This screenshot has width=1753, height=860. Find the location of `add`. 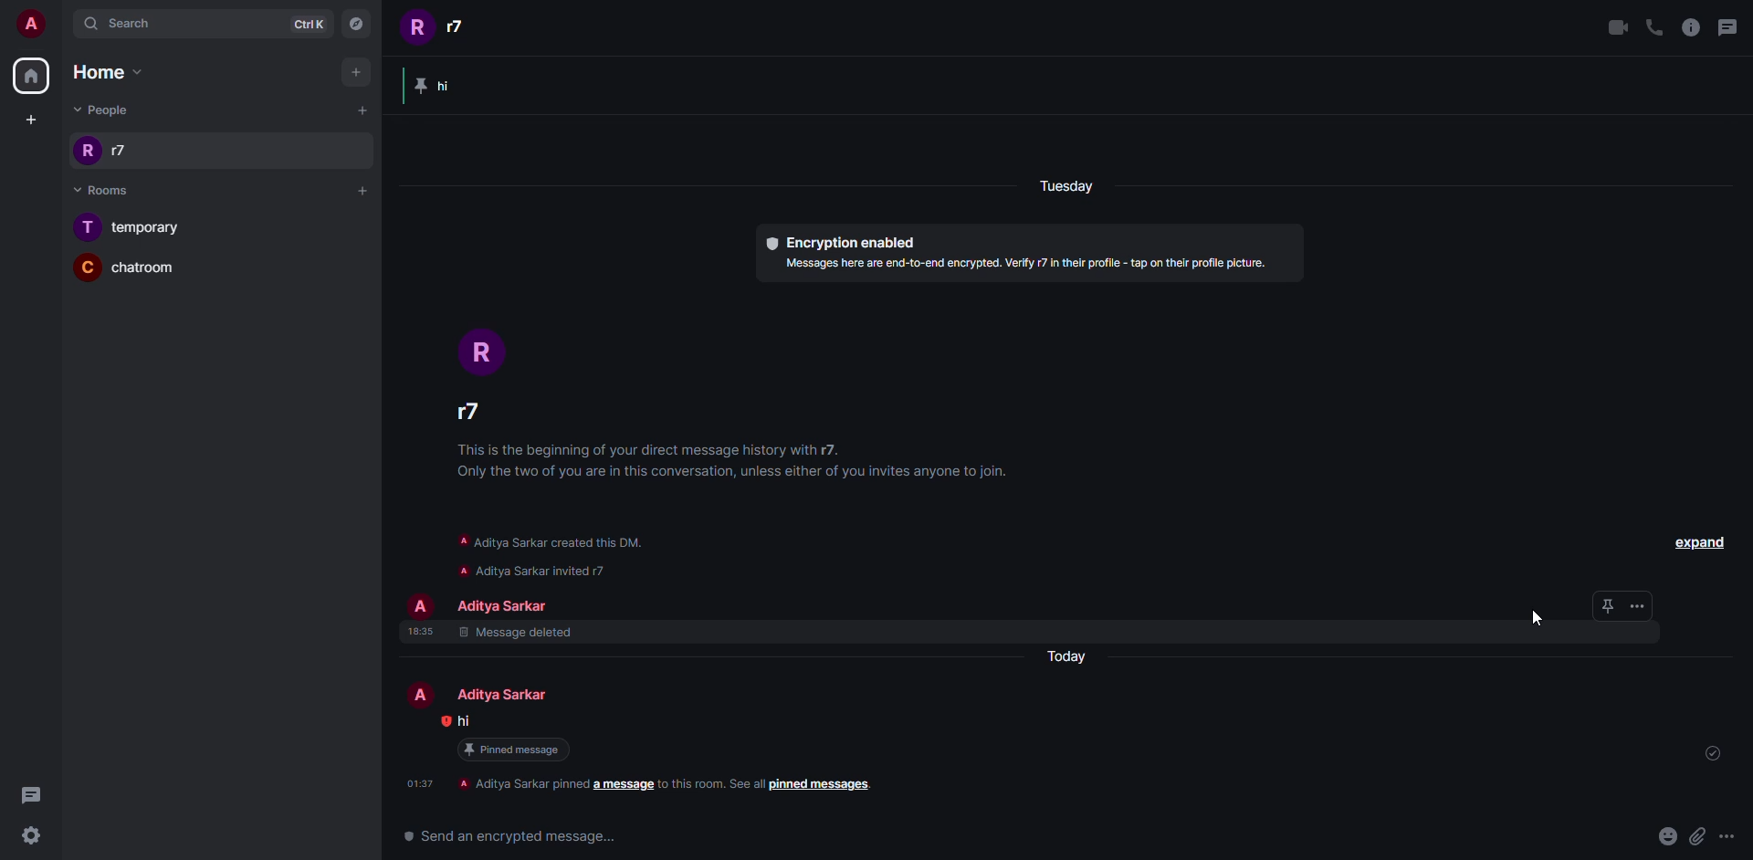

add is located at coordinates (356, 68).